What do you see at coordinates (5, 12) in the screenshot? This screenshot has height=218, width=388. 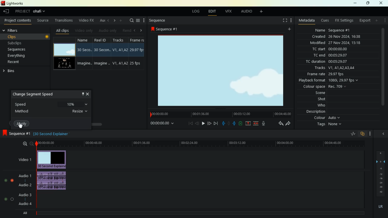 I see `back` at bounding box center [5, 12].